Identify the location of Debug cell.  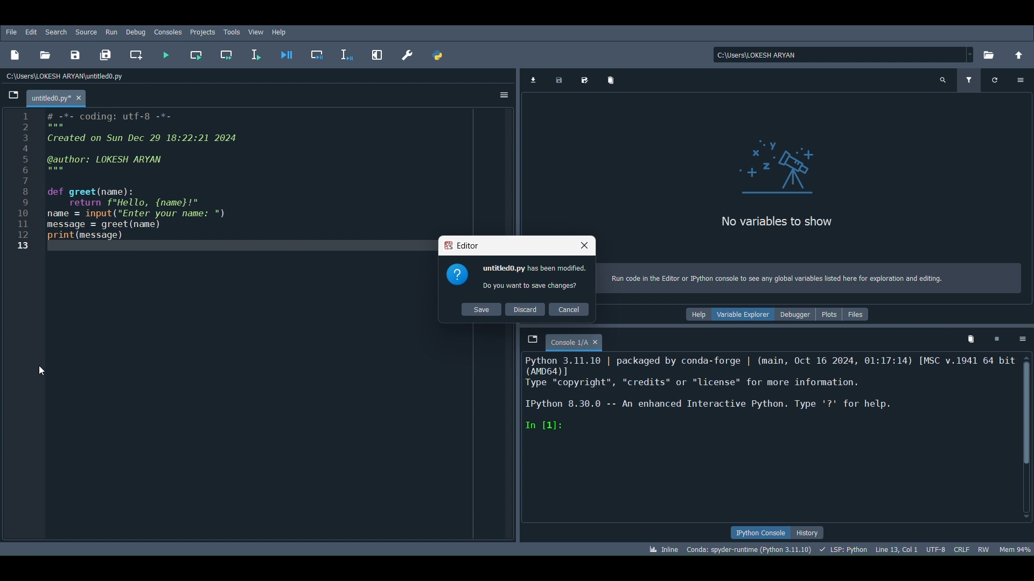
(318, 54).